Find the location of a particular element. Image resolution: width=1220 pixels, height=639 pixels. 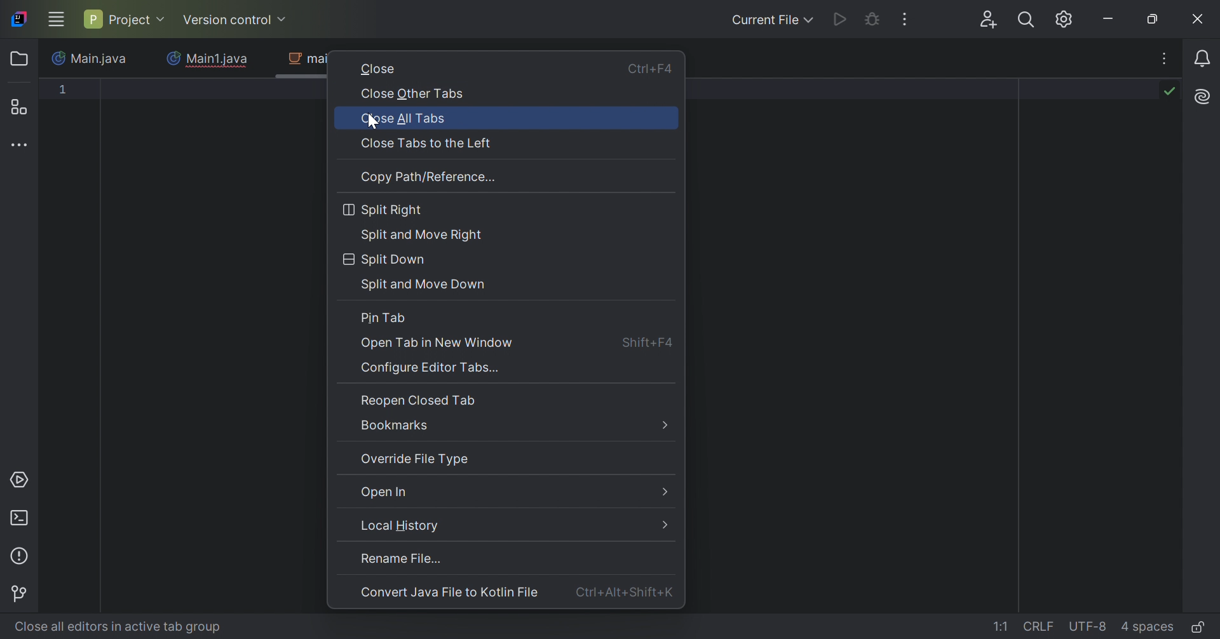

Debug is located at coordinates (874, 20).